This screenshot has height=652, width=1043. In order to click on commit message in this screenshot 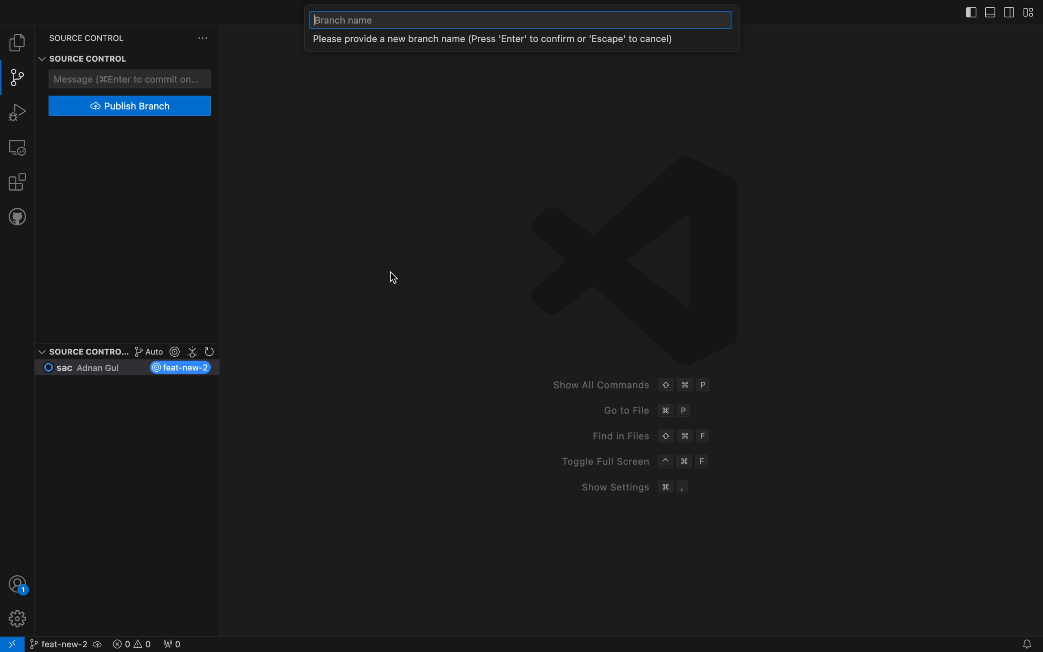, I will do `click(131, 79)`.